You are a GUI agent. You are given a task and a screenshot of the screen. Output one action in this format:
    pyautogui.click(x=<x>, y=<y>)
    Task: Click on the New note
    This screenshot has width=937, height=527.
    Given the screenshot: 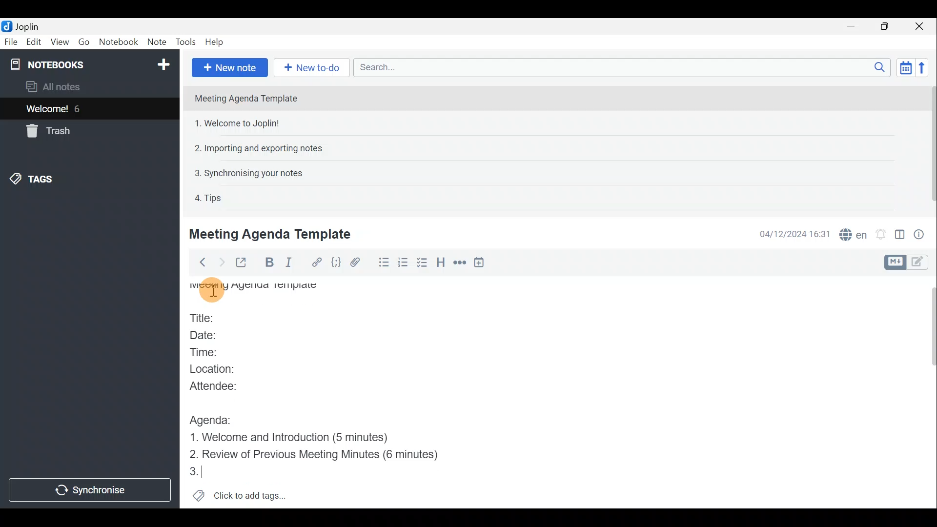 What is the action you would take?
    pyautogui.click(x=230, y=68)
    